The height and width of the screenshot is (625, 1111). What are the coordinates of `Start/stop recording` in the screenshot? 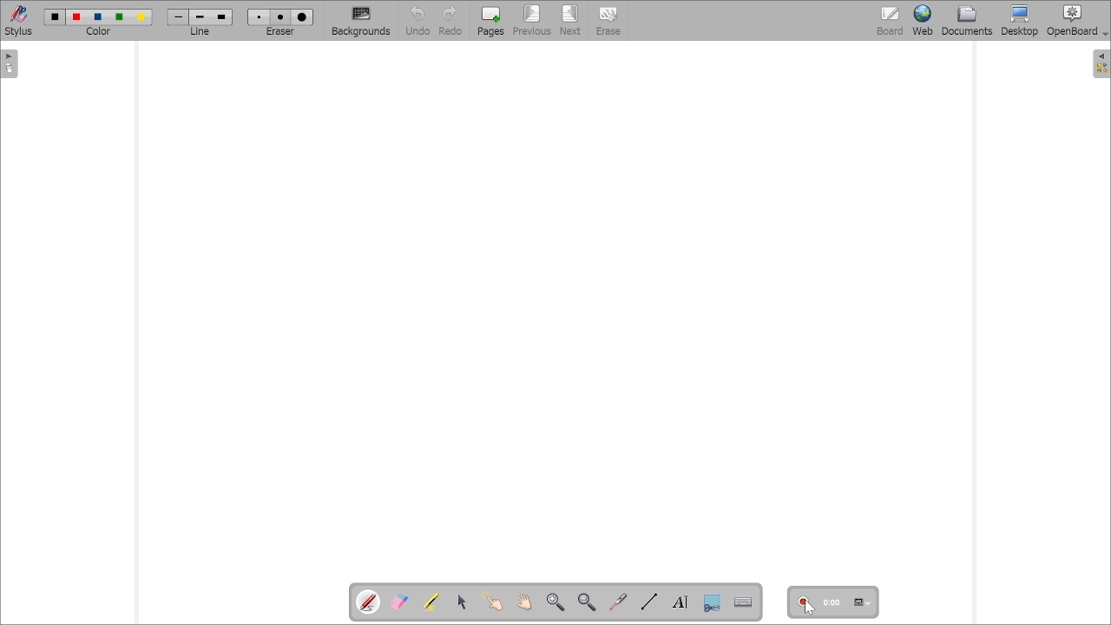 It's located at (804, 603).